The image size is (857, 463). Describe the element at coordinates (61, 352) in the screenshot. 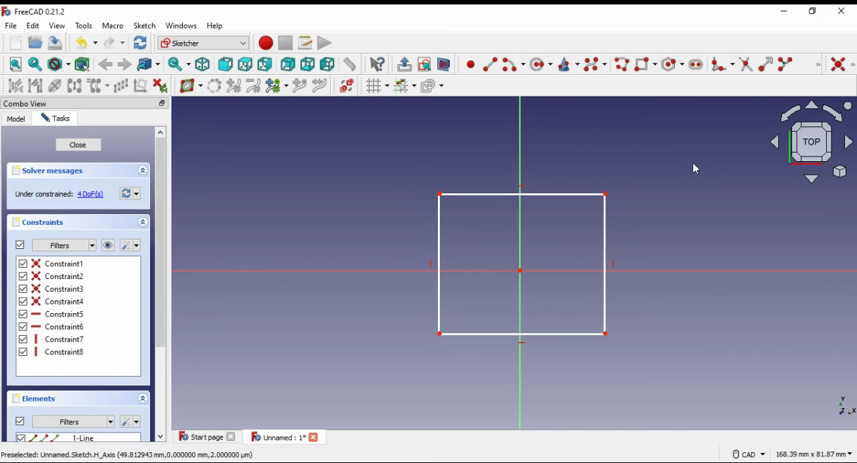

I see `Constraint` at that location.